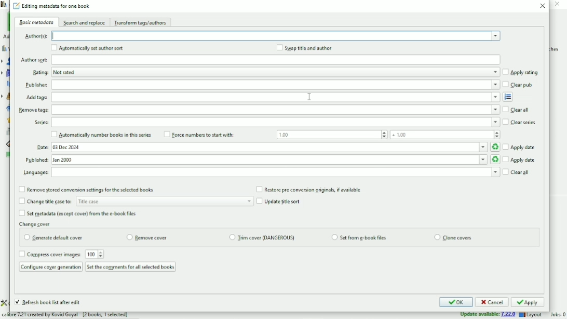 The image size is (567, 319). What do you see at coordinates (52, 6) in the screenshot?
I see `Edit metadata for one book` at bounding box center [52, 6].